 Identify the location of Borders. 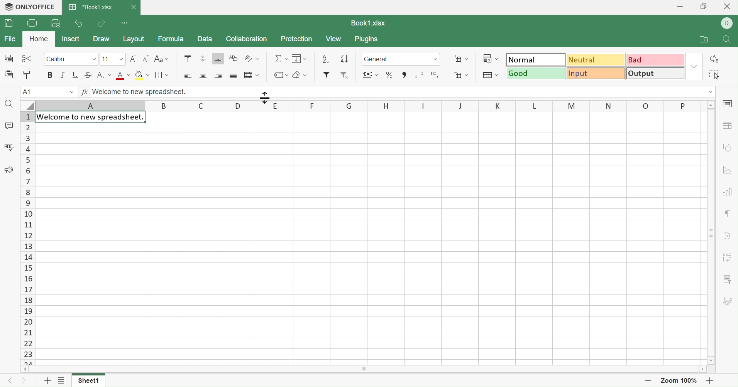
(161, 75).